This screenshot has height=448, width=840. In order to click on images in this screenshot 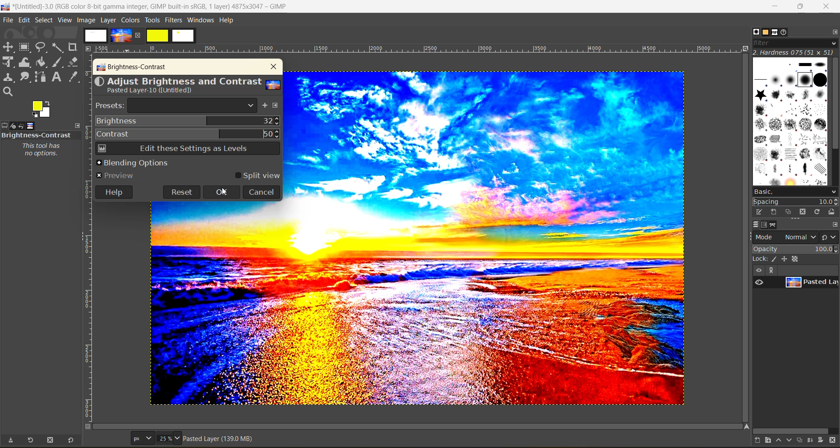, I will do `click(31, 125)`.